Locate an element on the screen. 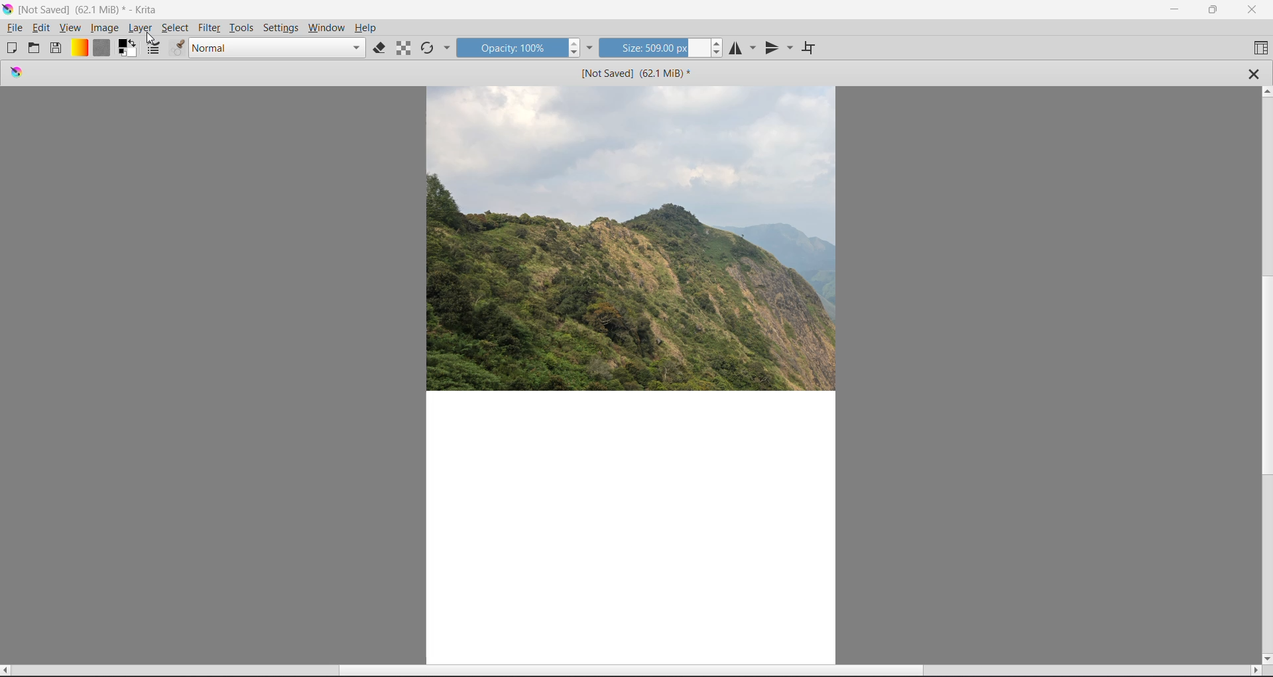 The height and width of the screenshot is (677, 1273). Open an existing Document is located at coordinates (34, 49).